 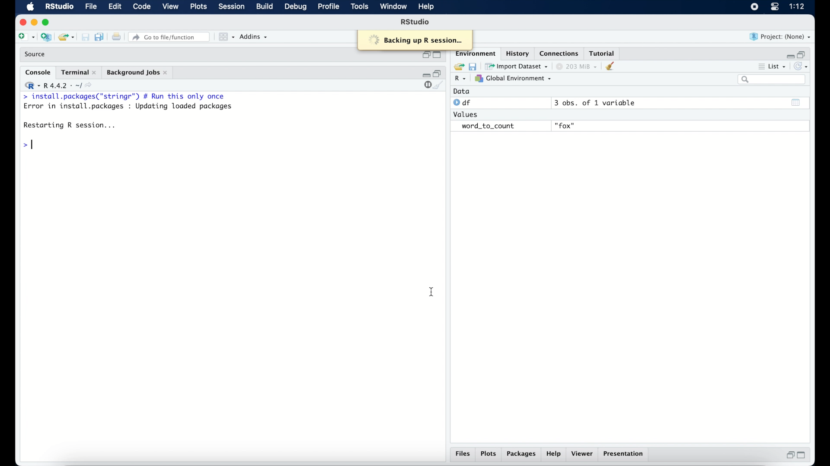 I want to click on session, so click(x=231, y=7).